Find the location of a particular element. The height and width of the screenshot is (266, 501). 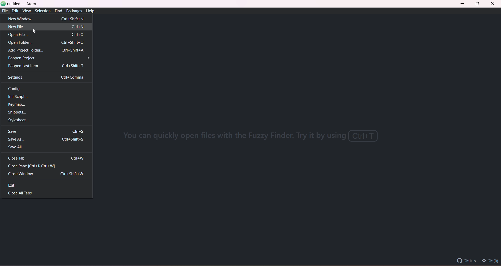

View is located at coordinates (27, 11).